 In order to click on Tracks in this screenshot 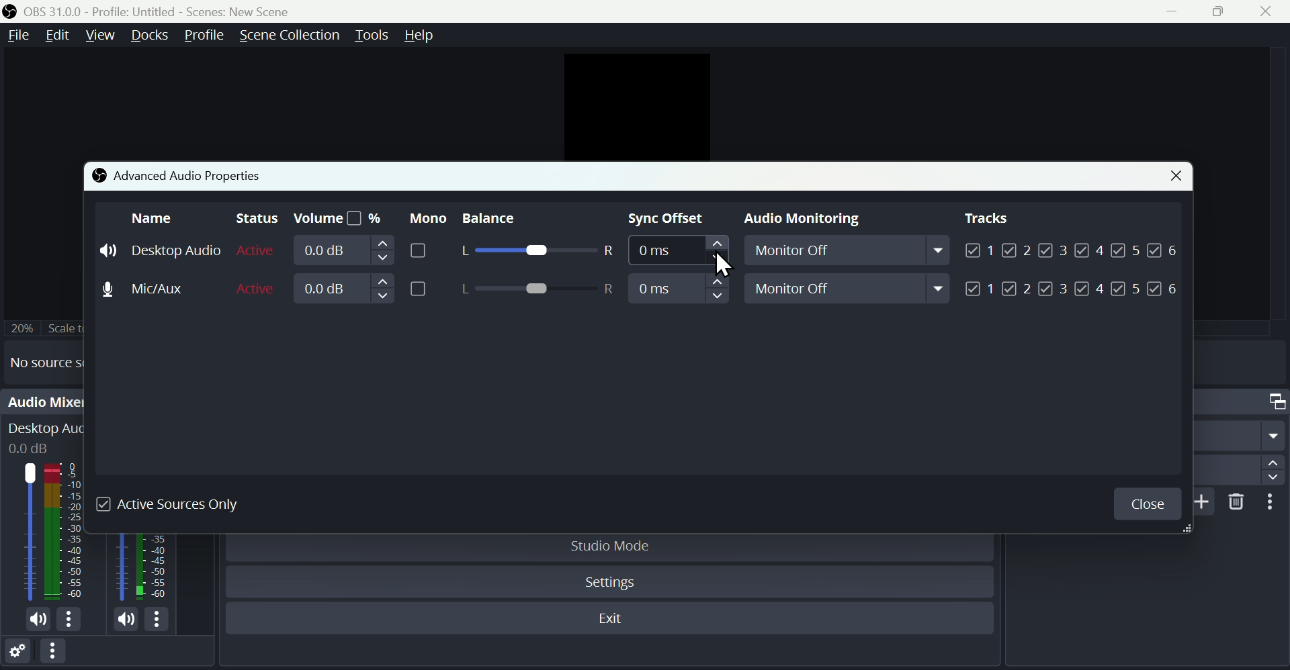, I will do `click(987, 218)`.